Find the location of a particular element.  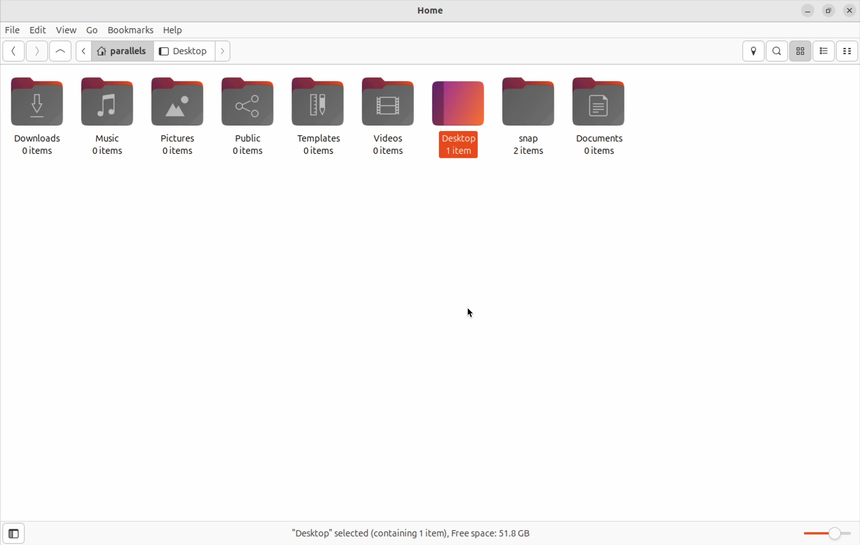

compact view is located at coordinates (849, 50).